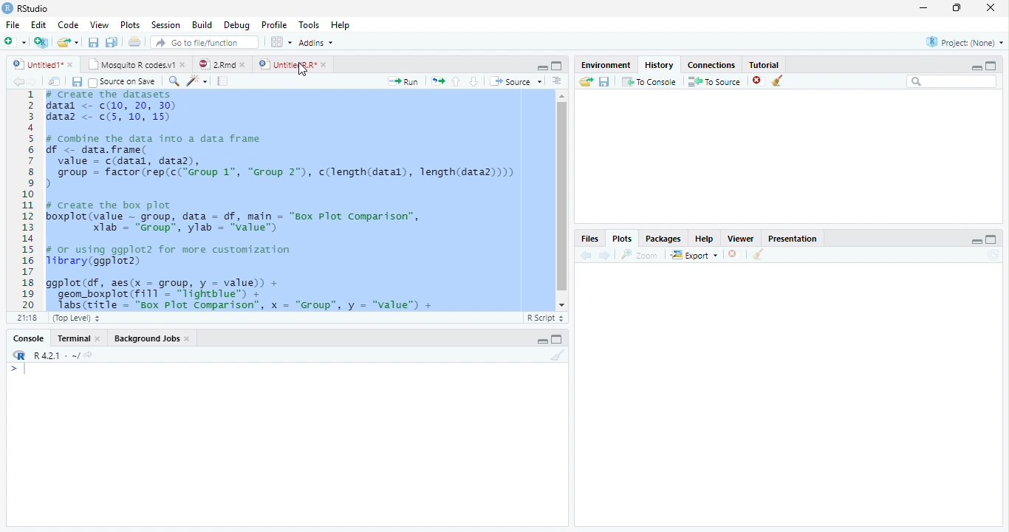 This screenshot has width=1009, height=532. Describe the element at coordinates (952, 82) in the screenshot. I see `Search bar` at that location.